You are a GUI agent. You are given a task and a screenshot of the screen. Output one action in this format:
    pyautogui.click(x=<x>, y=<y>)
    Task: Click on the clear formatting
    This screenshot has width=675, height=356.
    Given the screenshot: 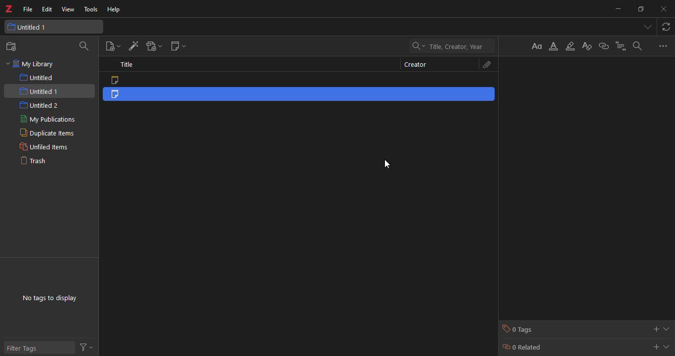 What is the action you would take?
    pyautogui.click(x=586, y=44)
    